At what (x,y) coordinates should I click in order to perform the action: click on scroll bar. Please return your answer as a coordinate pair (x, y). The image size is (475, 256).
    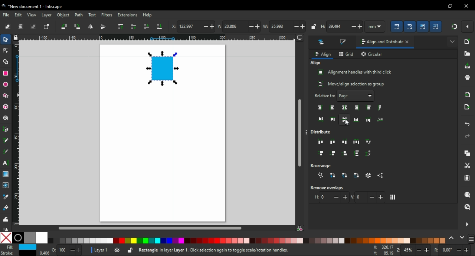
    Looking at the image, I should click on (299, 129).